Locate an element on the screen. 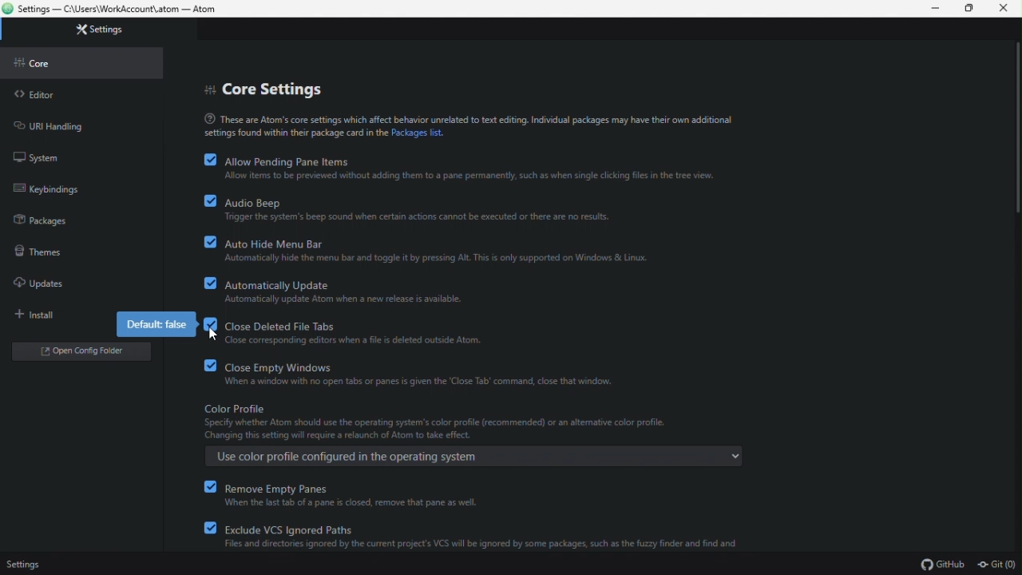 This screenshot has width=1022, height=575. URL handling is located at coordinates (48, 128).